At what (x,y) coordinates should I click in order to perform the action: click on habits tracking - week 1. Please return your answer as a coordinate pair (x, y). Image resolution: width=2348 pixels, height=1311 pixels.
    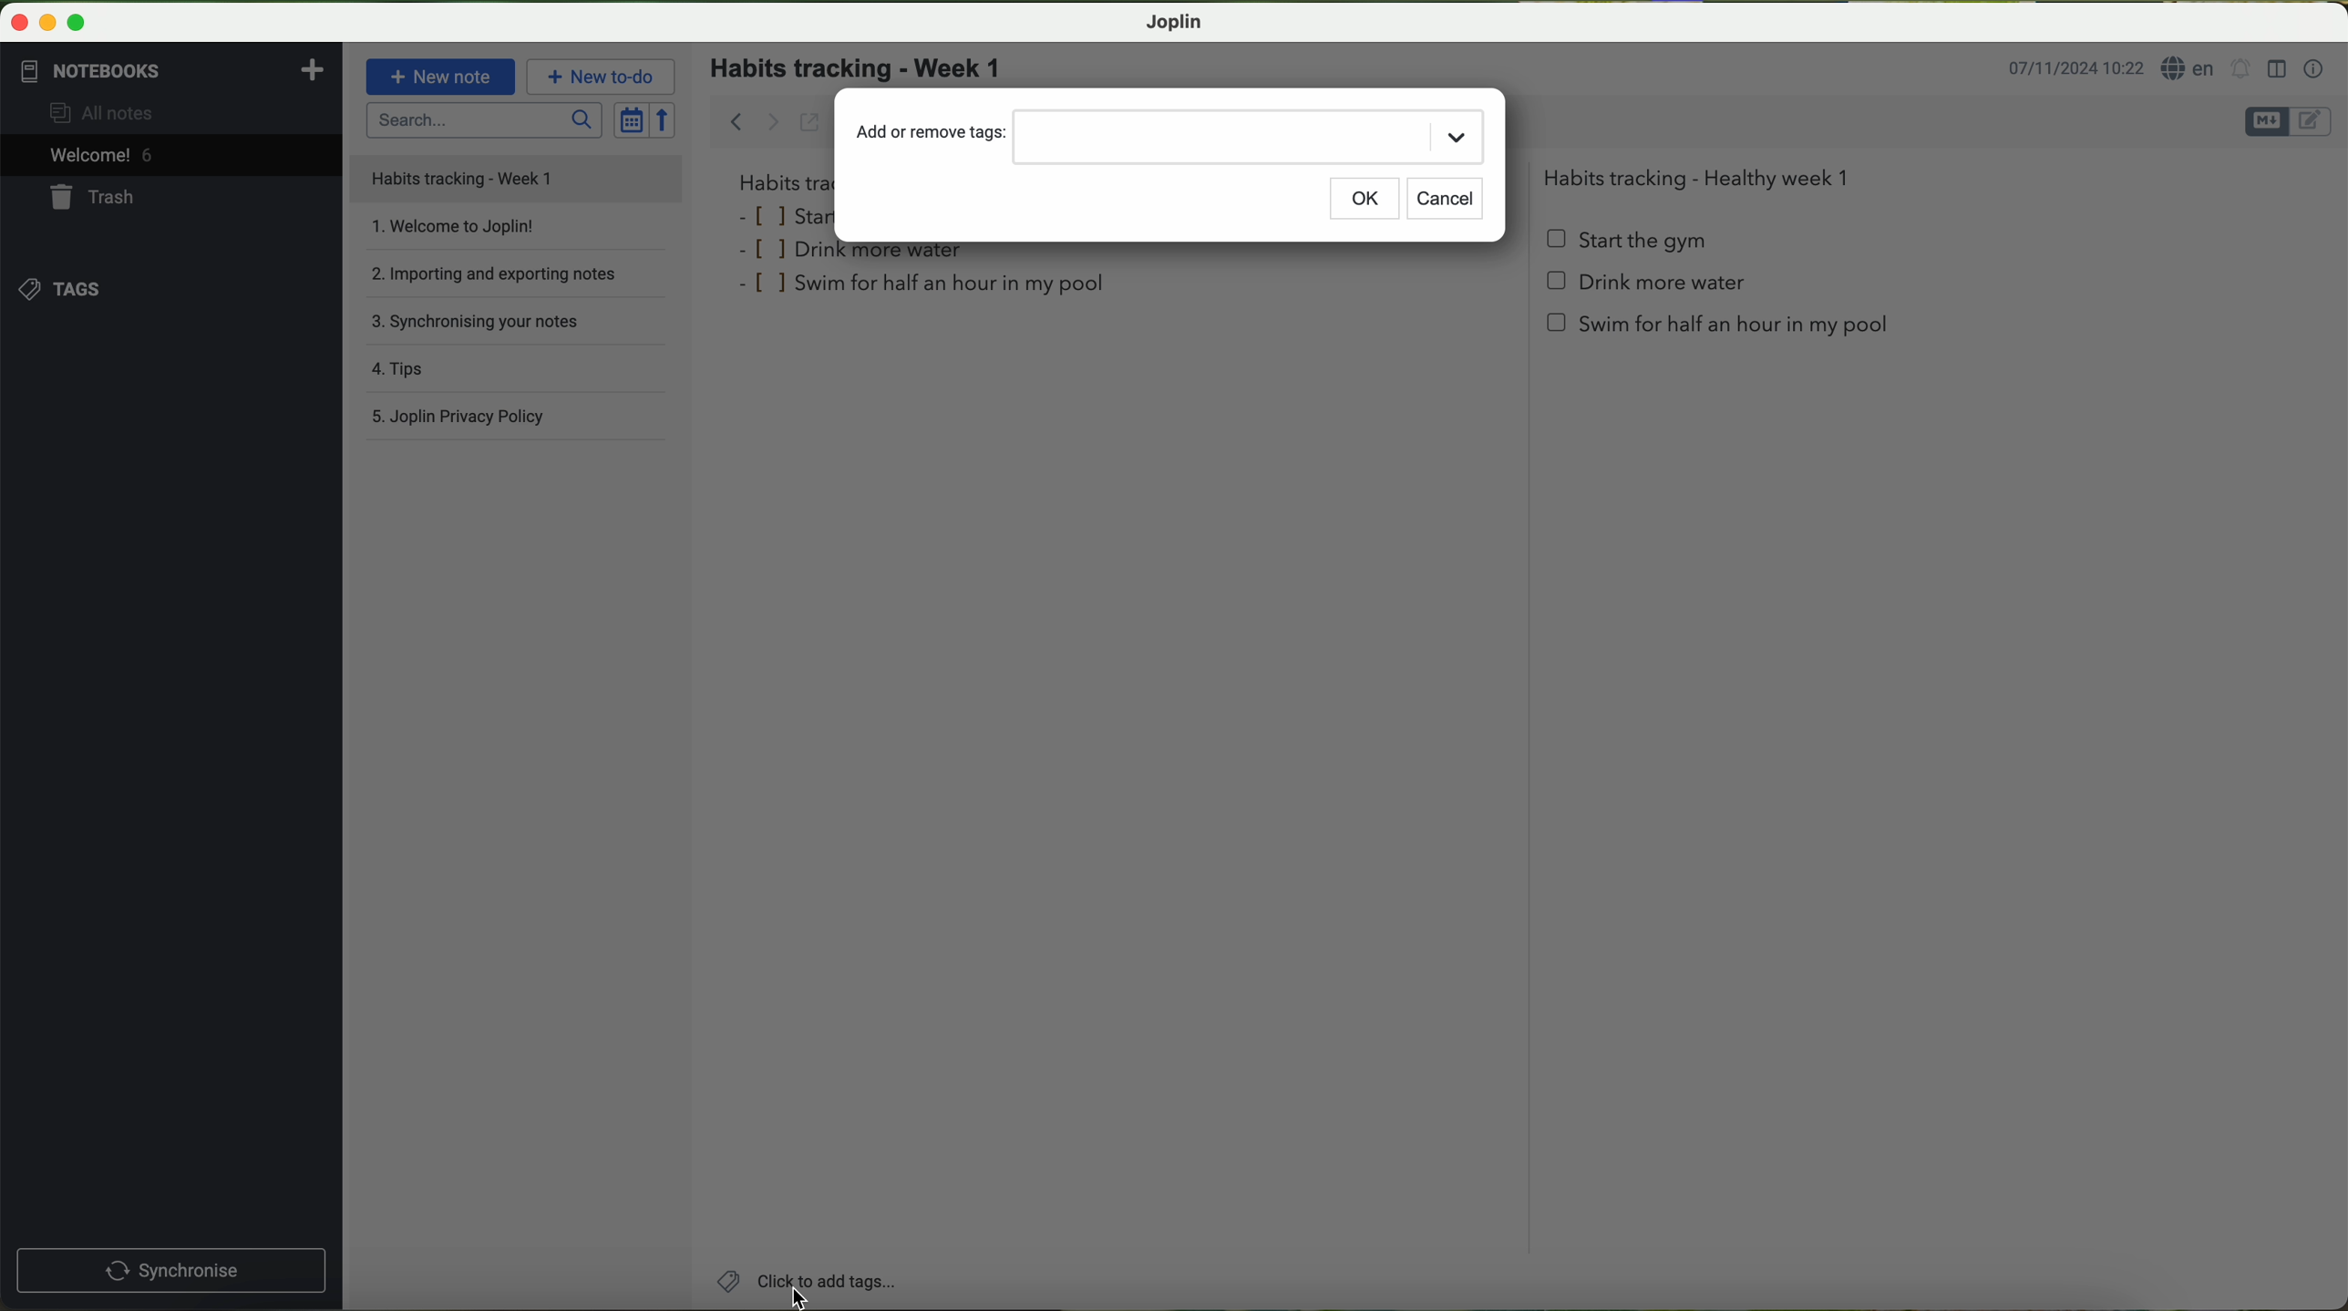
    Looking at the image, I should click on (867, 69).